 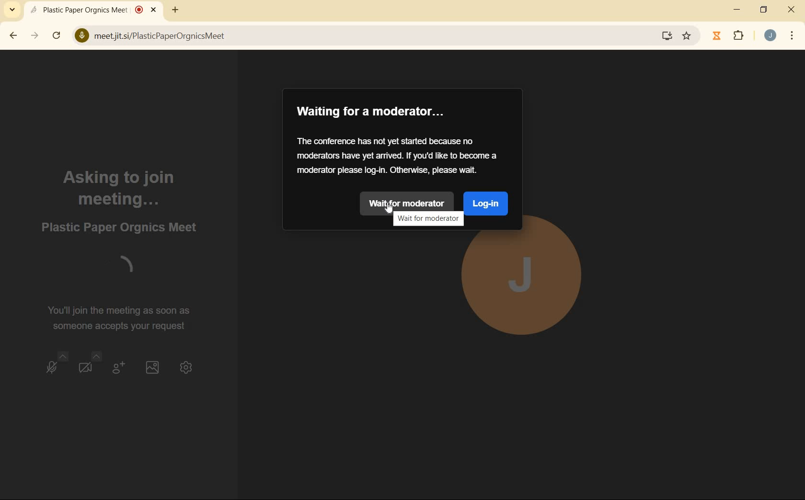 What do you see at coordinates (792, 11) in the screenshot?
I see `close` at bounding box center [792, 11].